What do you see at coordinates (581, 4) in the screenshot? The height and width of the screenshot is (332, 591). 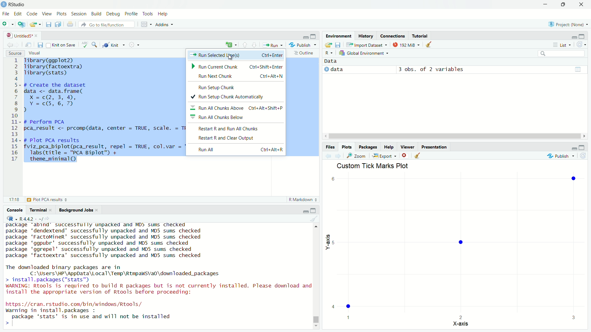 I see `Close` at bounding box center [581, 4].